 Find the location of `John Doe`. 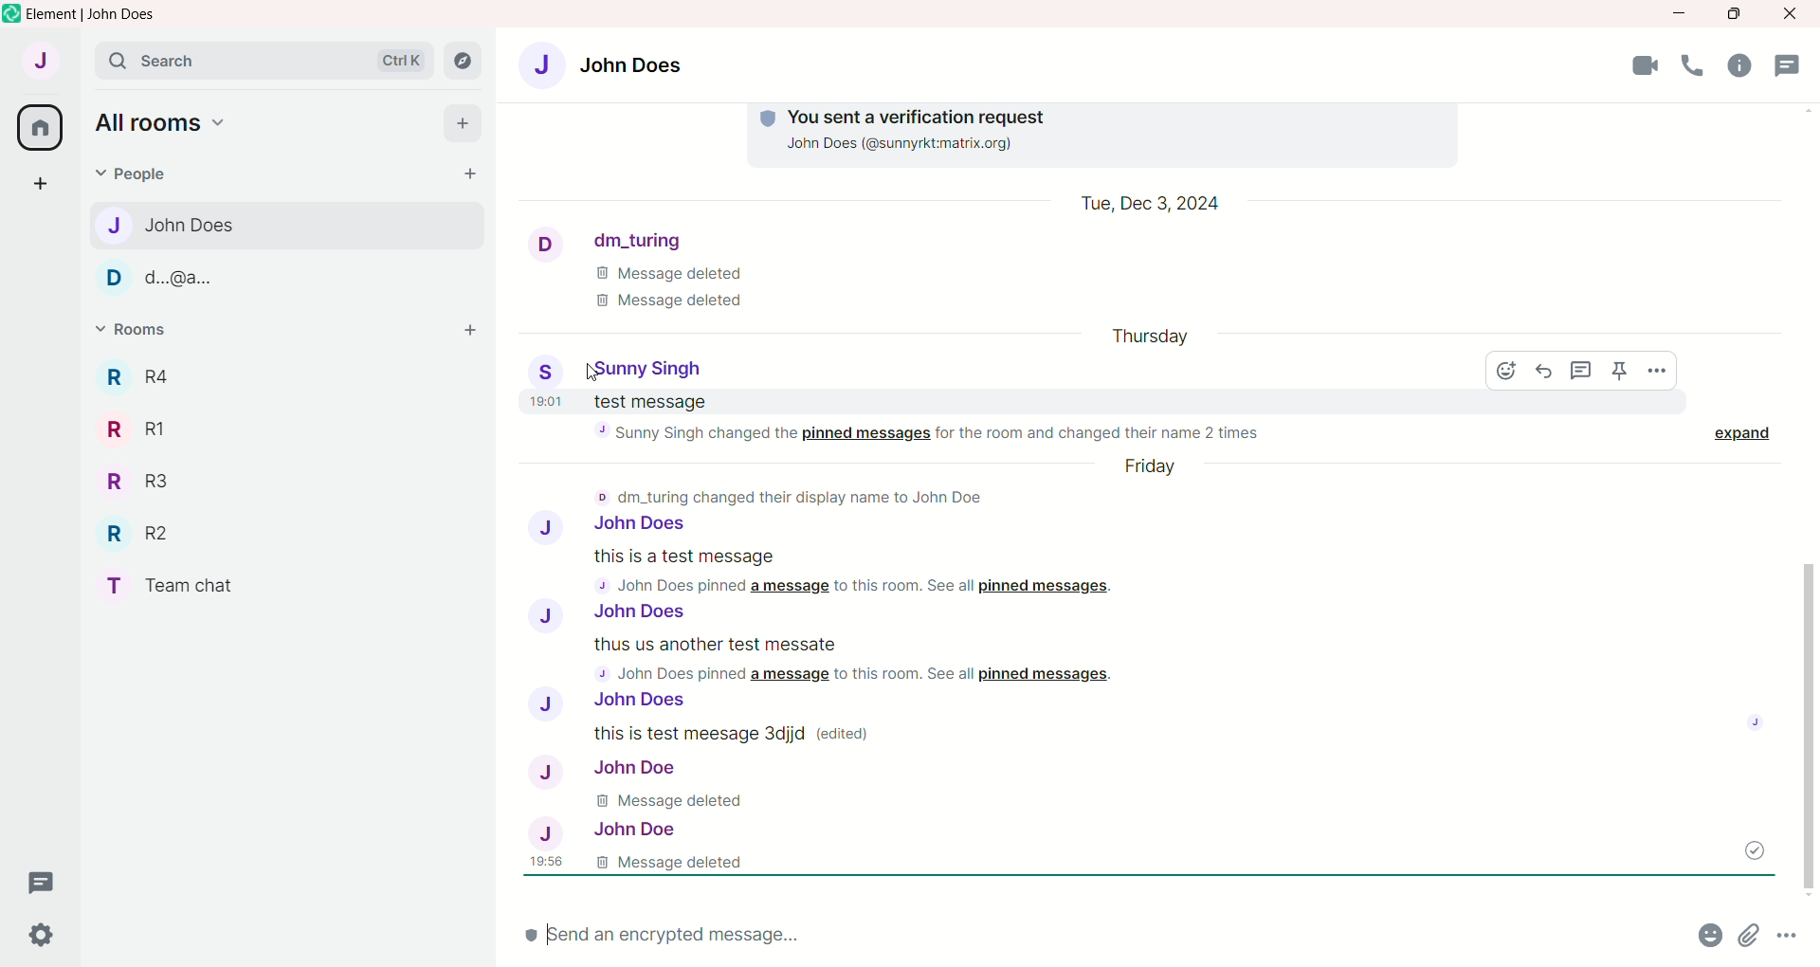

John Doe is located at coordinates (611, 613).